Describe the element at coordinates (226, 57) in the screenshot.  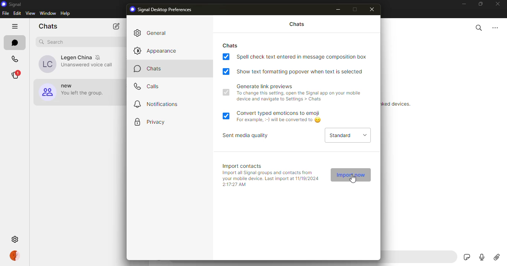
I see `enabled` at that location.